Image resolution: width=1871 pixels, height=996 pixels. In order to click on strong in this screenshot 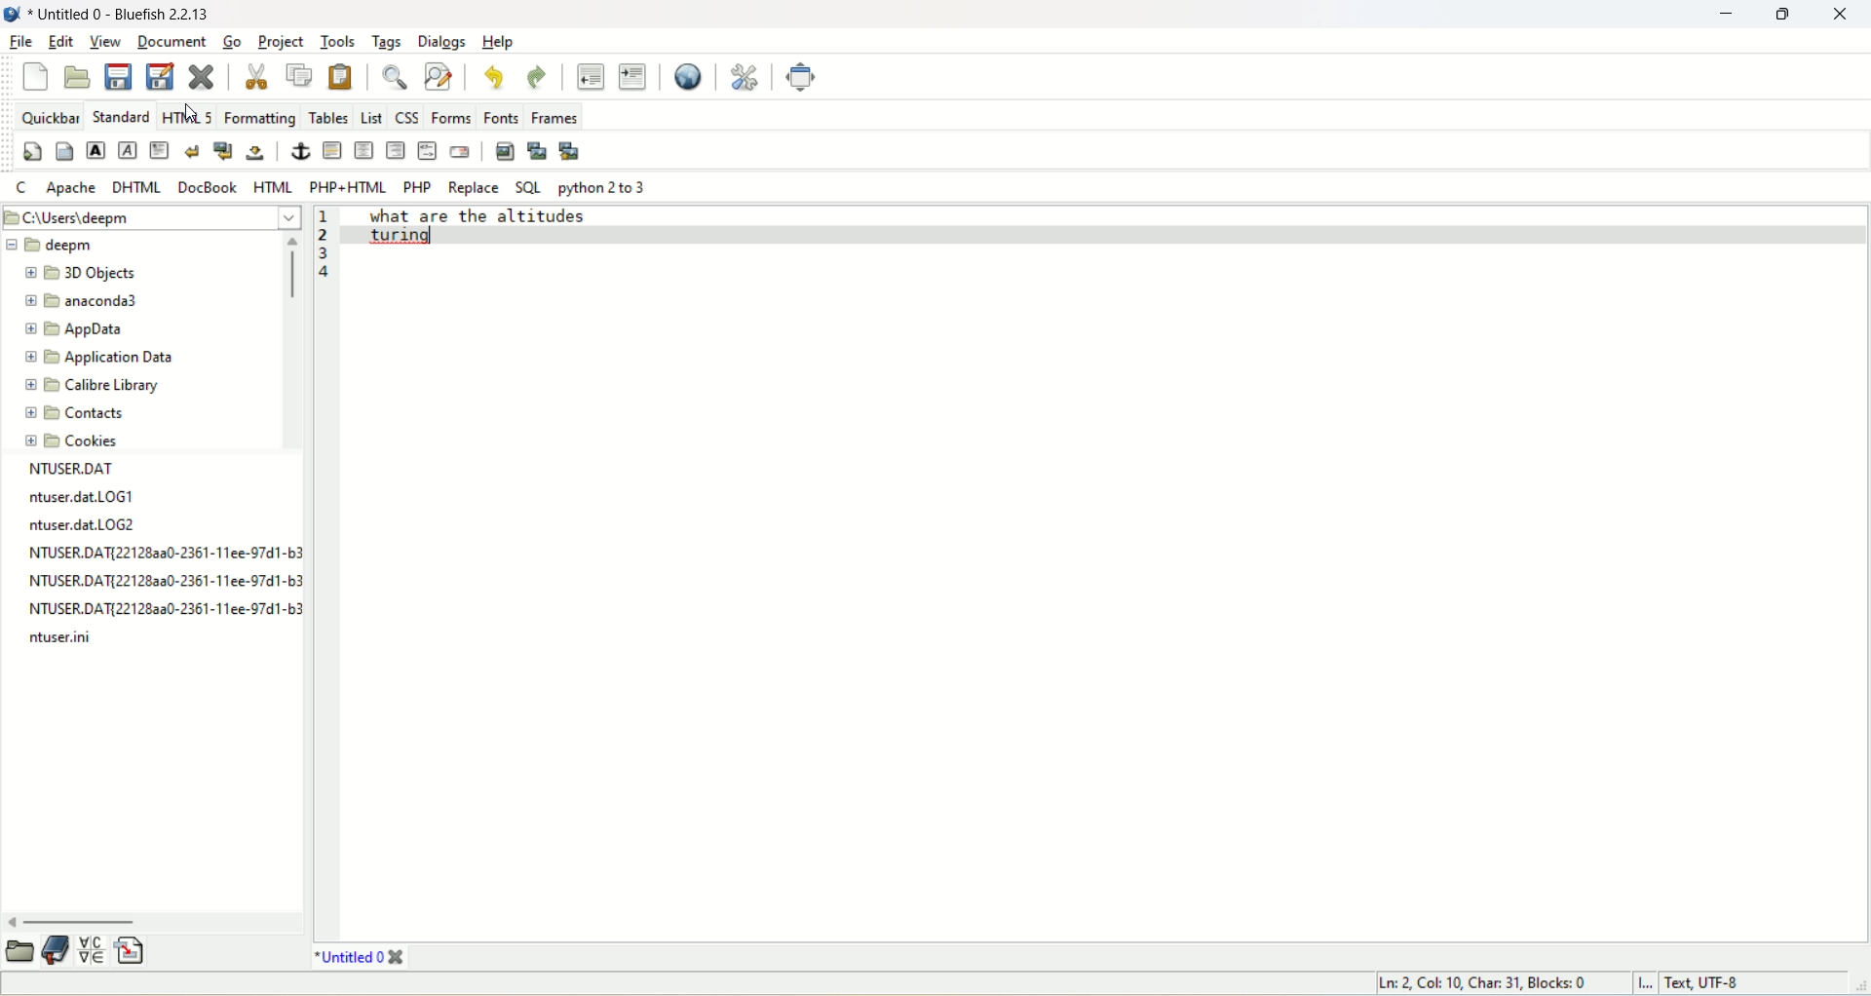, I will do `click(96, 152)`.